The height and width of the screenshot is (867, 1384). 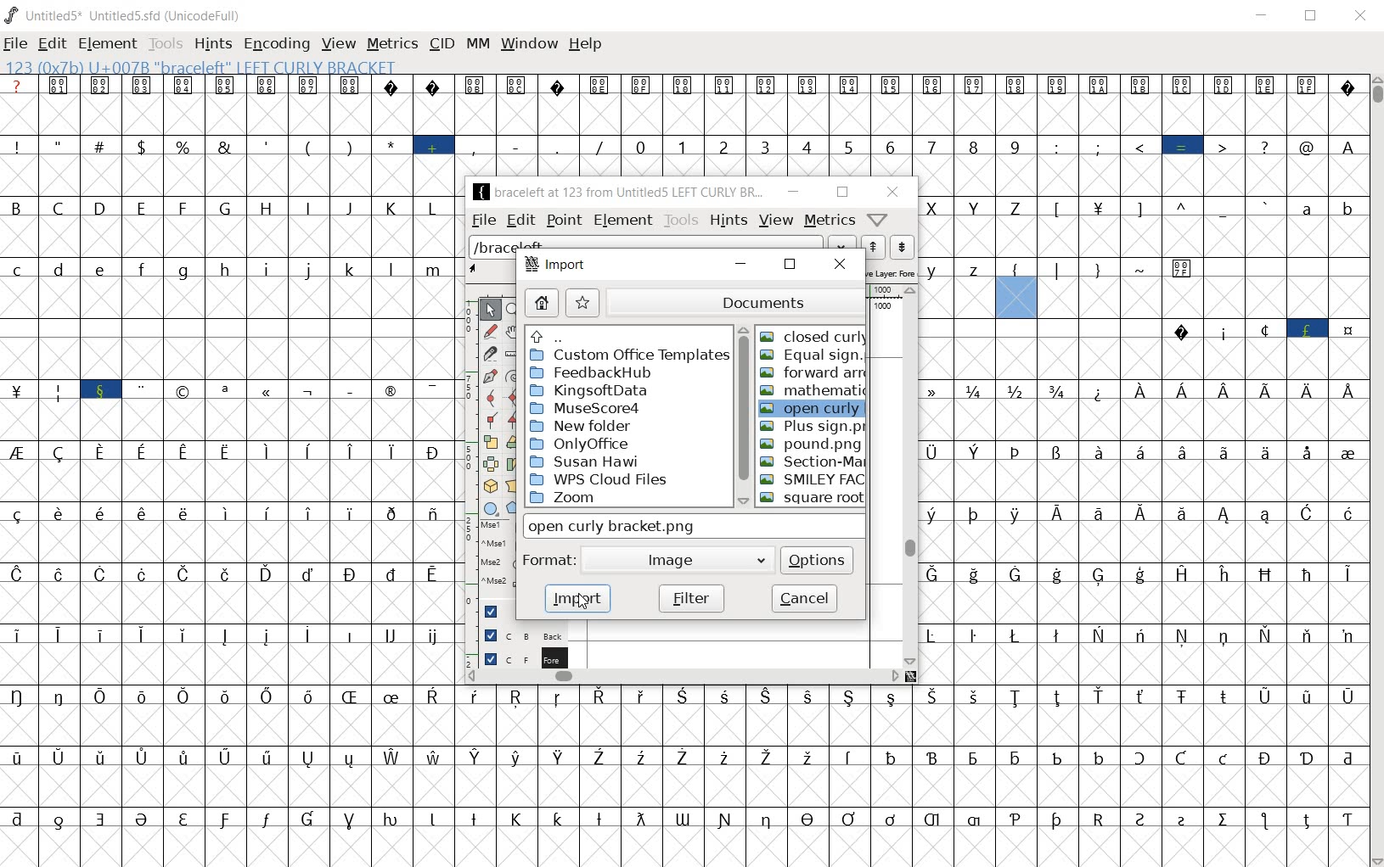 I want to click on tools, so click(x=166, y=45).